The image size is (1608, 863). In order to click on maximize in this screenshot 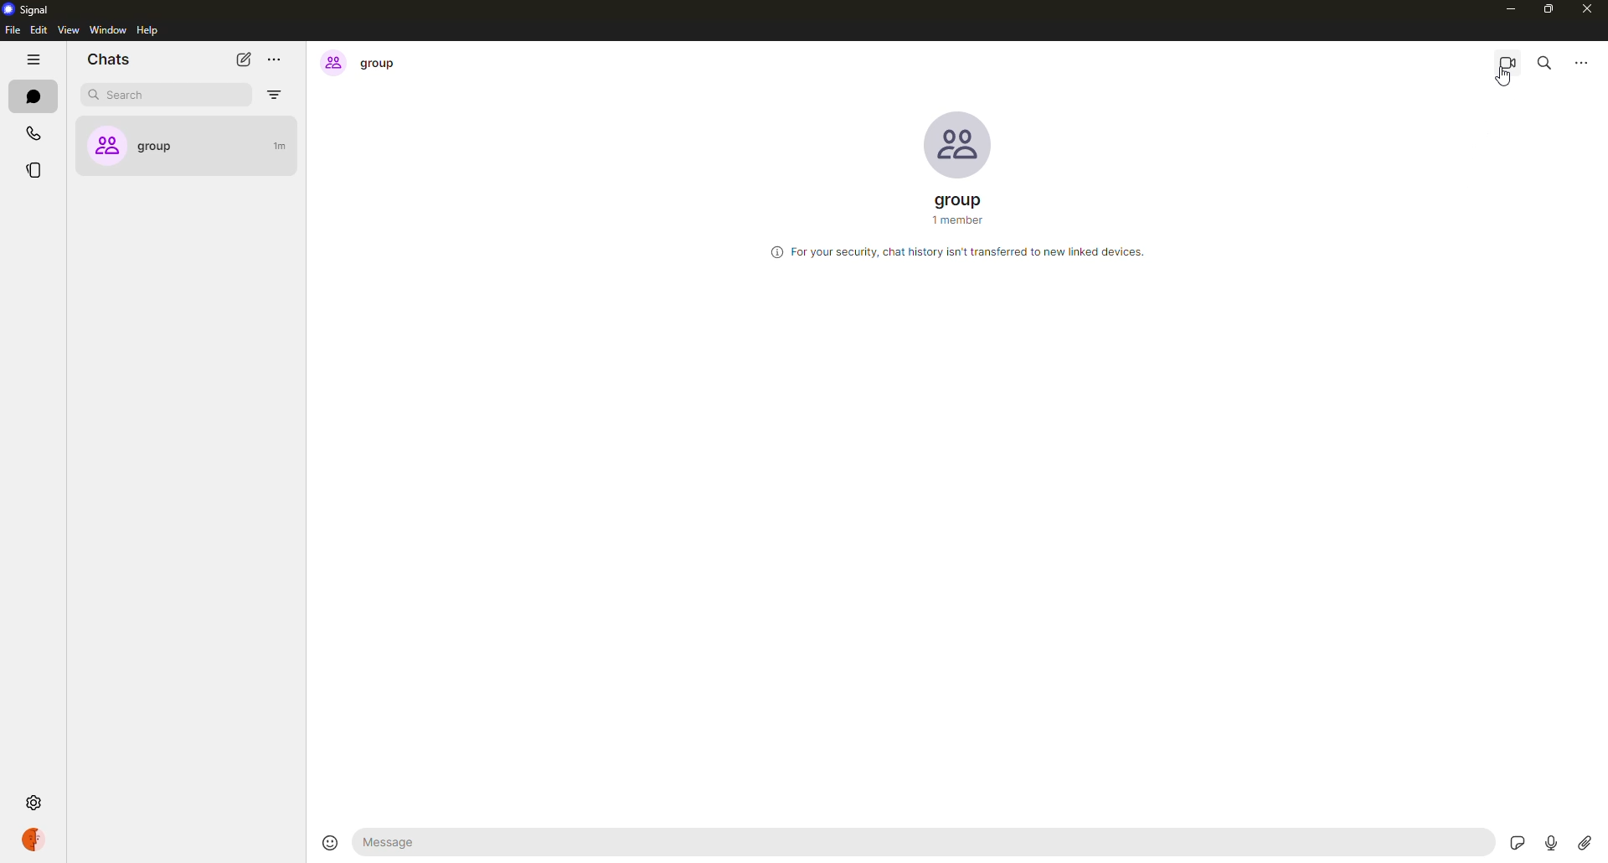, I will do `click(1550, 9)`.